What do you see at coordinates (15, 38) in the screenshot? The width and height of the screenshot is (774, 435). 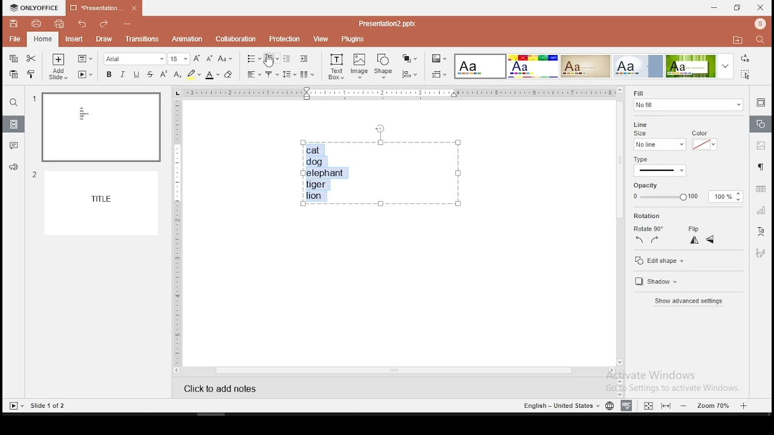 I see `file` at bounding box center [15, 38].